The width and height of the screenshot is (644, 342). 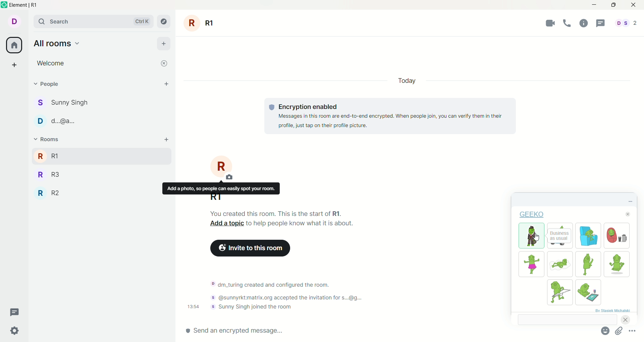 What do you see at coordinates (227, 223) in the screenshot?
I see `Click to add a topic` at bounding box center [227, 223].